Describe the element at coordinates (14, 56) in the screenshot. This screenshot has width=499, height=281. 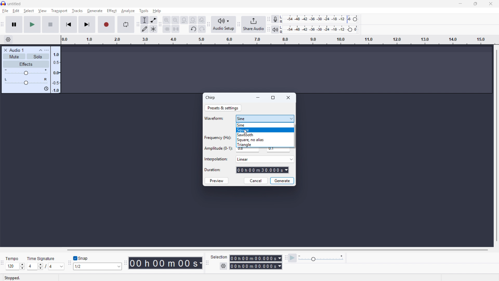
I see `mute ` at that location.